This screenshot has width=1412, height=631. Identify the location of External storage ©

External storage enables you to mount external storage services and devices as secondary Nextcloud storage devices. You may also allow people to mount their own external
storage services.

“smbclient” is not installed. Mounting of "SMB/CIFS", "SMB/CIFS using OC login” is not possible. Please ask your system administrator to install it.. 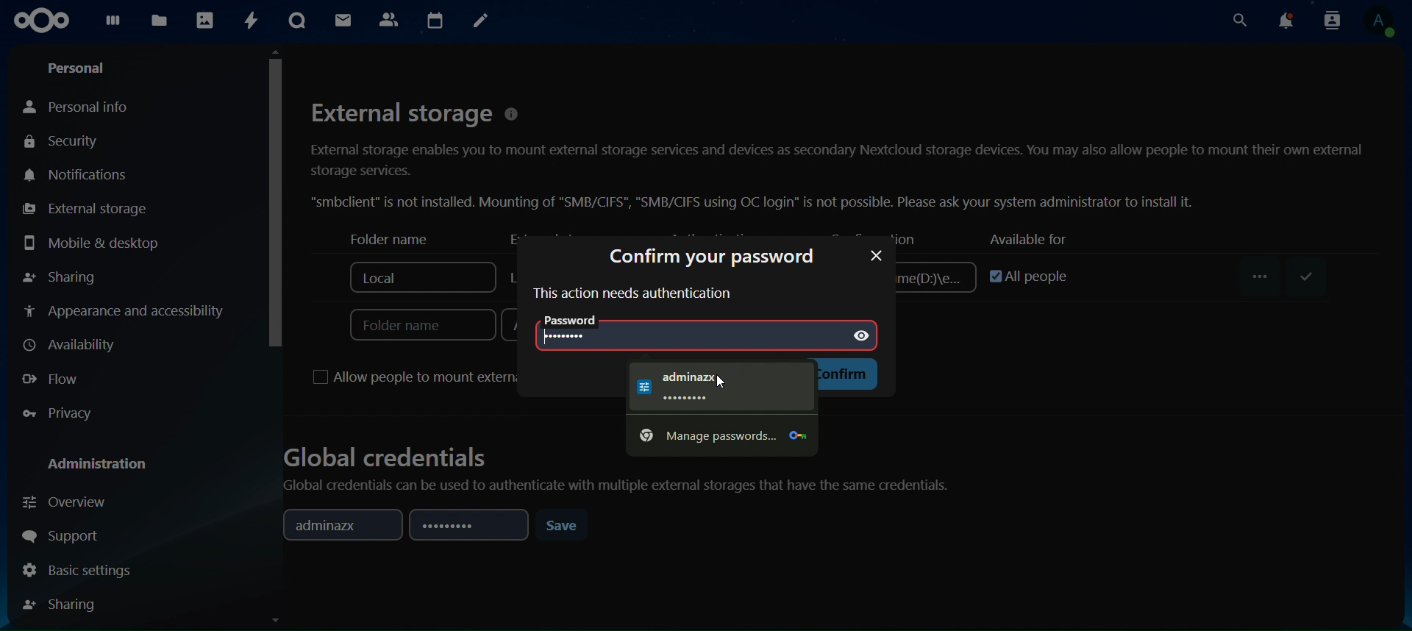
(837, 153).